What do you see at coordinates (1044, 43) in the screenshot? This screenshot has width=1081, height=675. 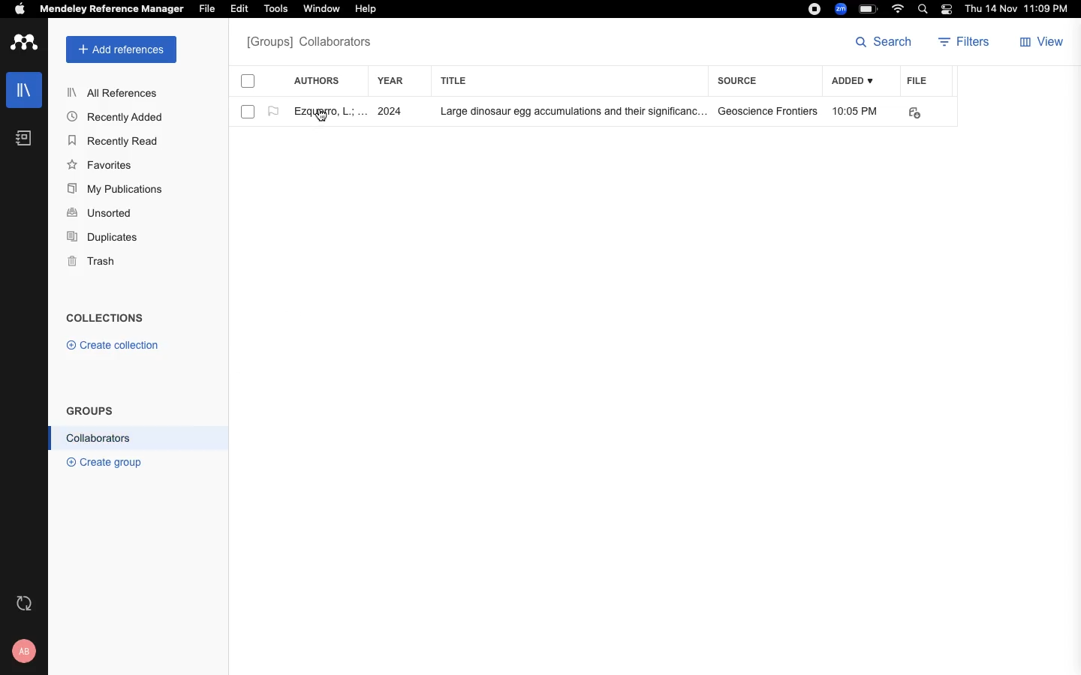 I see `view` at bounding box center [1044, 43].